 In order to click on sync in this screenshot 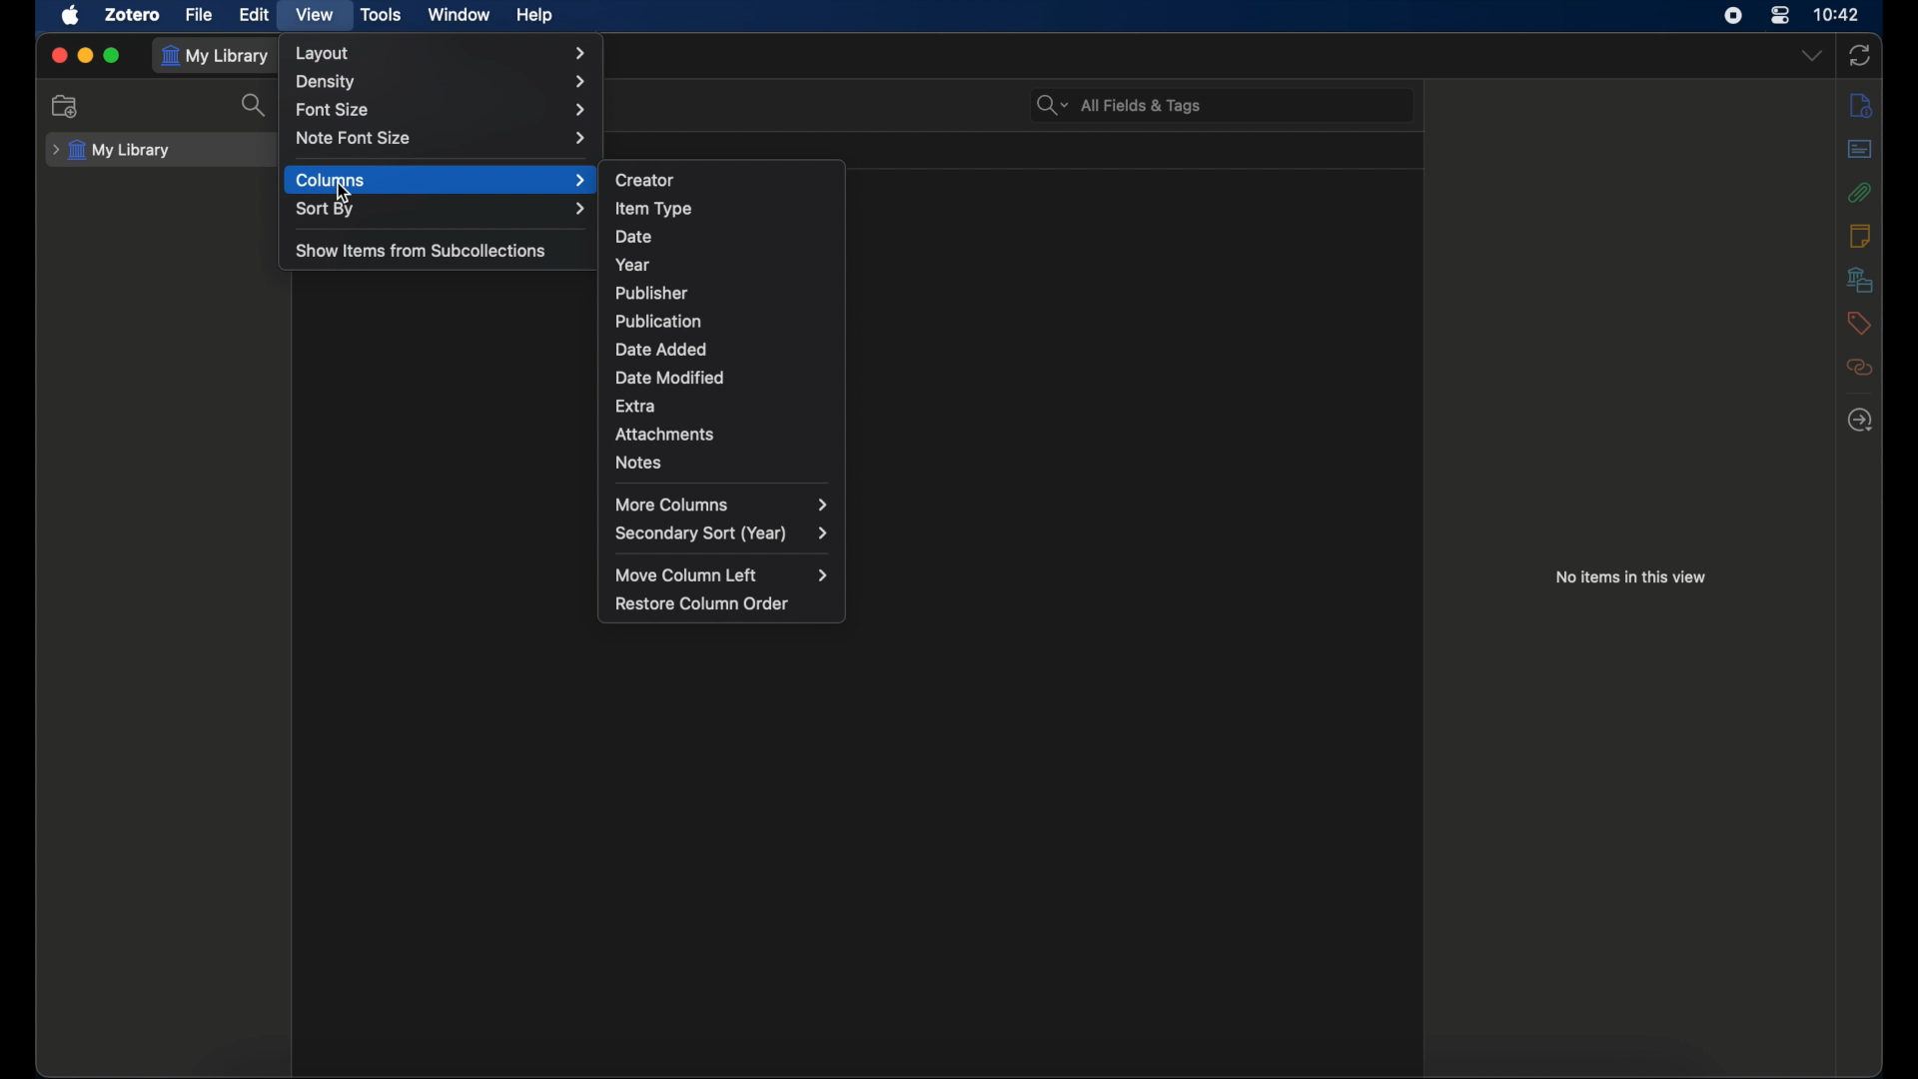, I will do `click(1860, 55)`.